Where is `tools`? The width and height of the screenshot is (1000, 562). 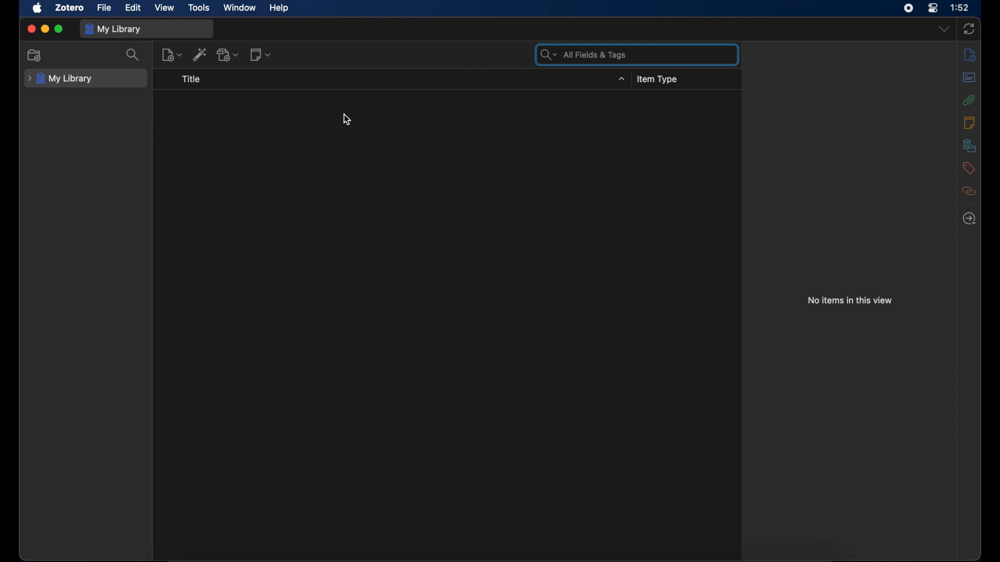
tools is located at coordinates (199, 7).